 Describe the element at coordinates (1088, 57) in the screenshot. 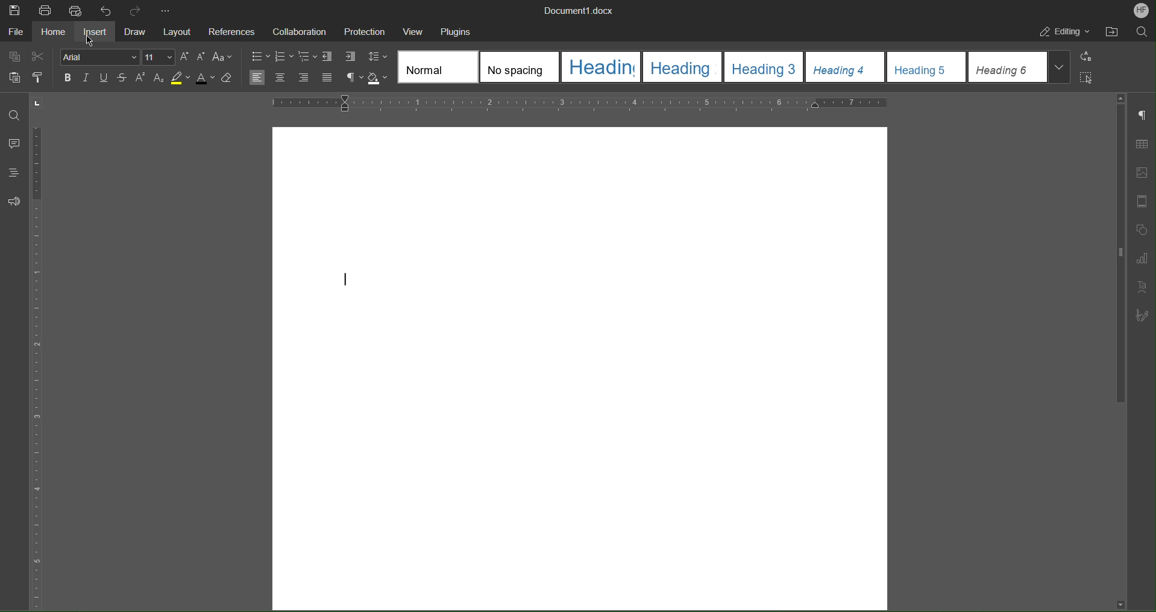

I see `Replace` at that location.